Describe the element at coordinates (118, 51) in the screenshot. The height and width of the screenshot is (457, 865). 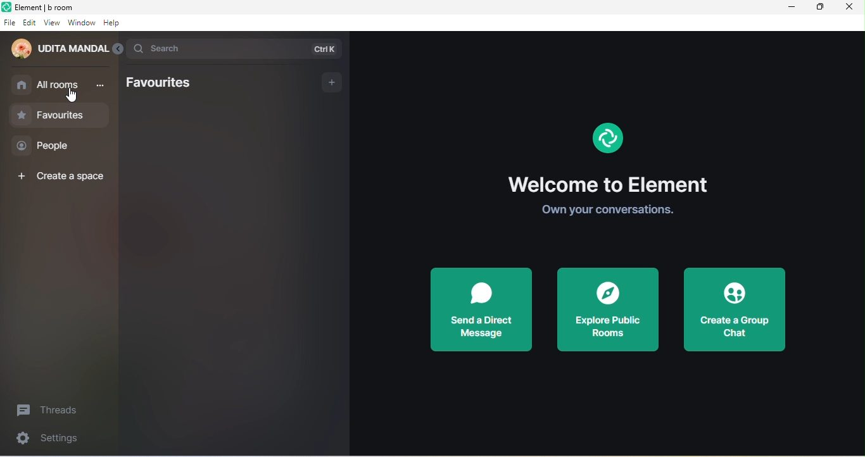
I see `collapse` at that location.